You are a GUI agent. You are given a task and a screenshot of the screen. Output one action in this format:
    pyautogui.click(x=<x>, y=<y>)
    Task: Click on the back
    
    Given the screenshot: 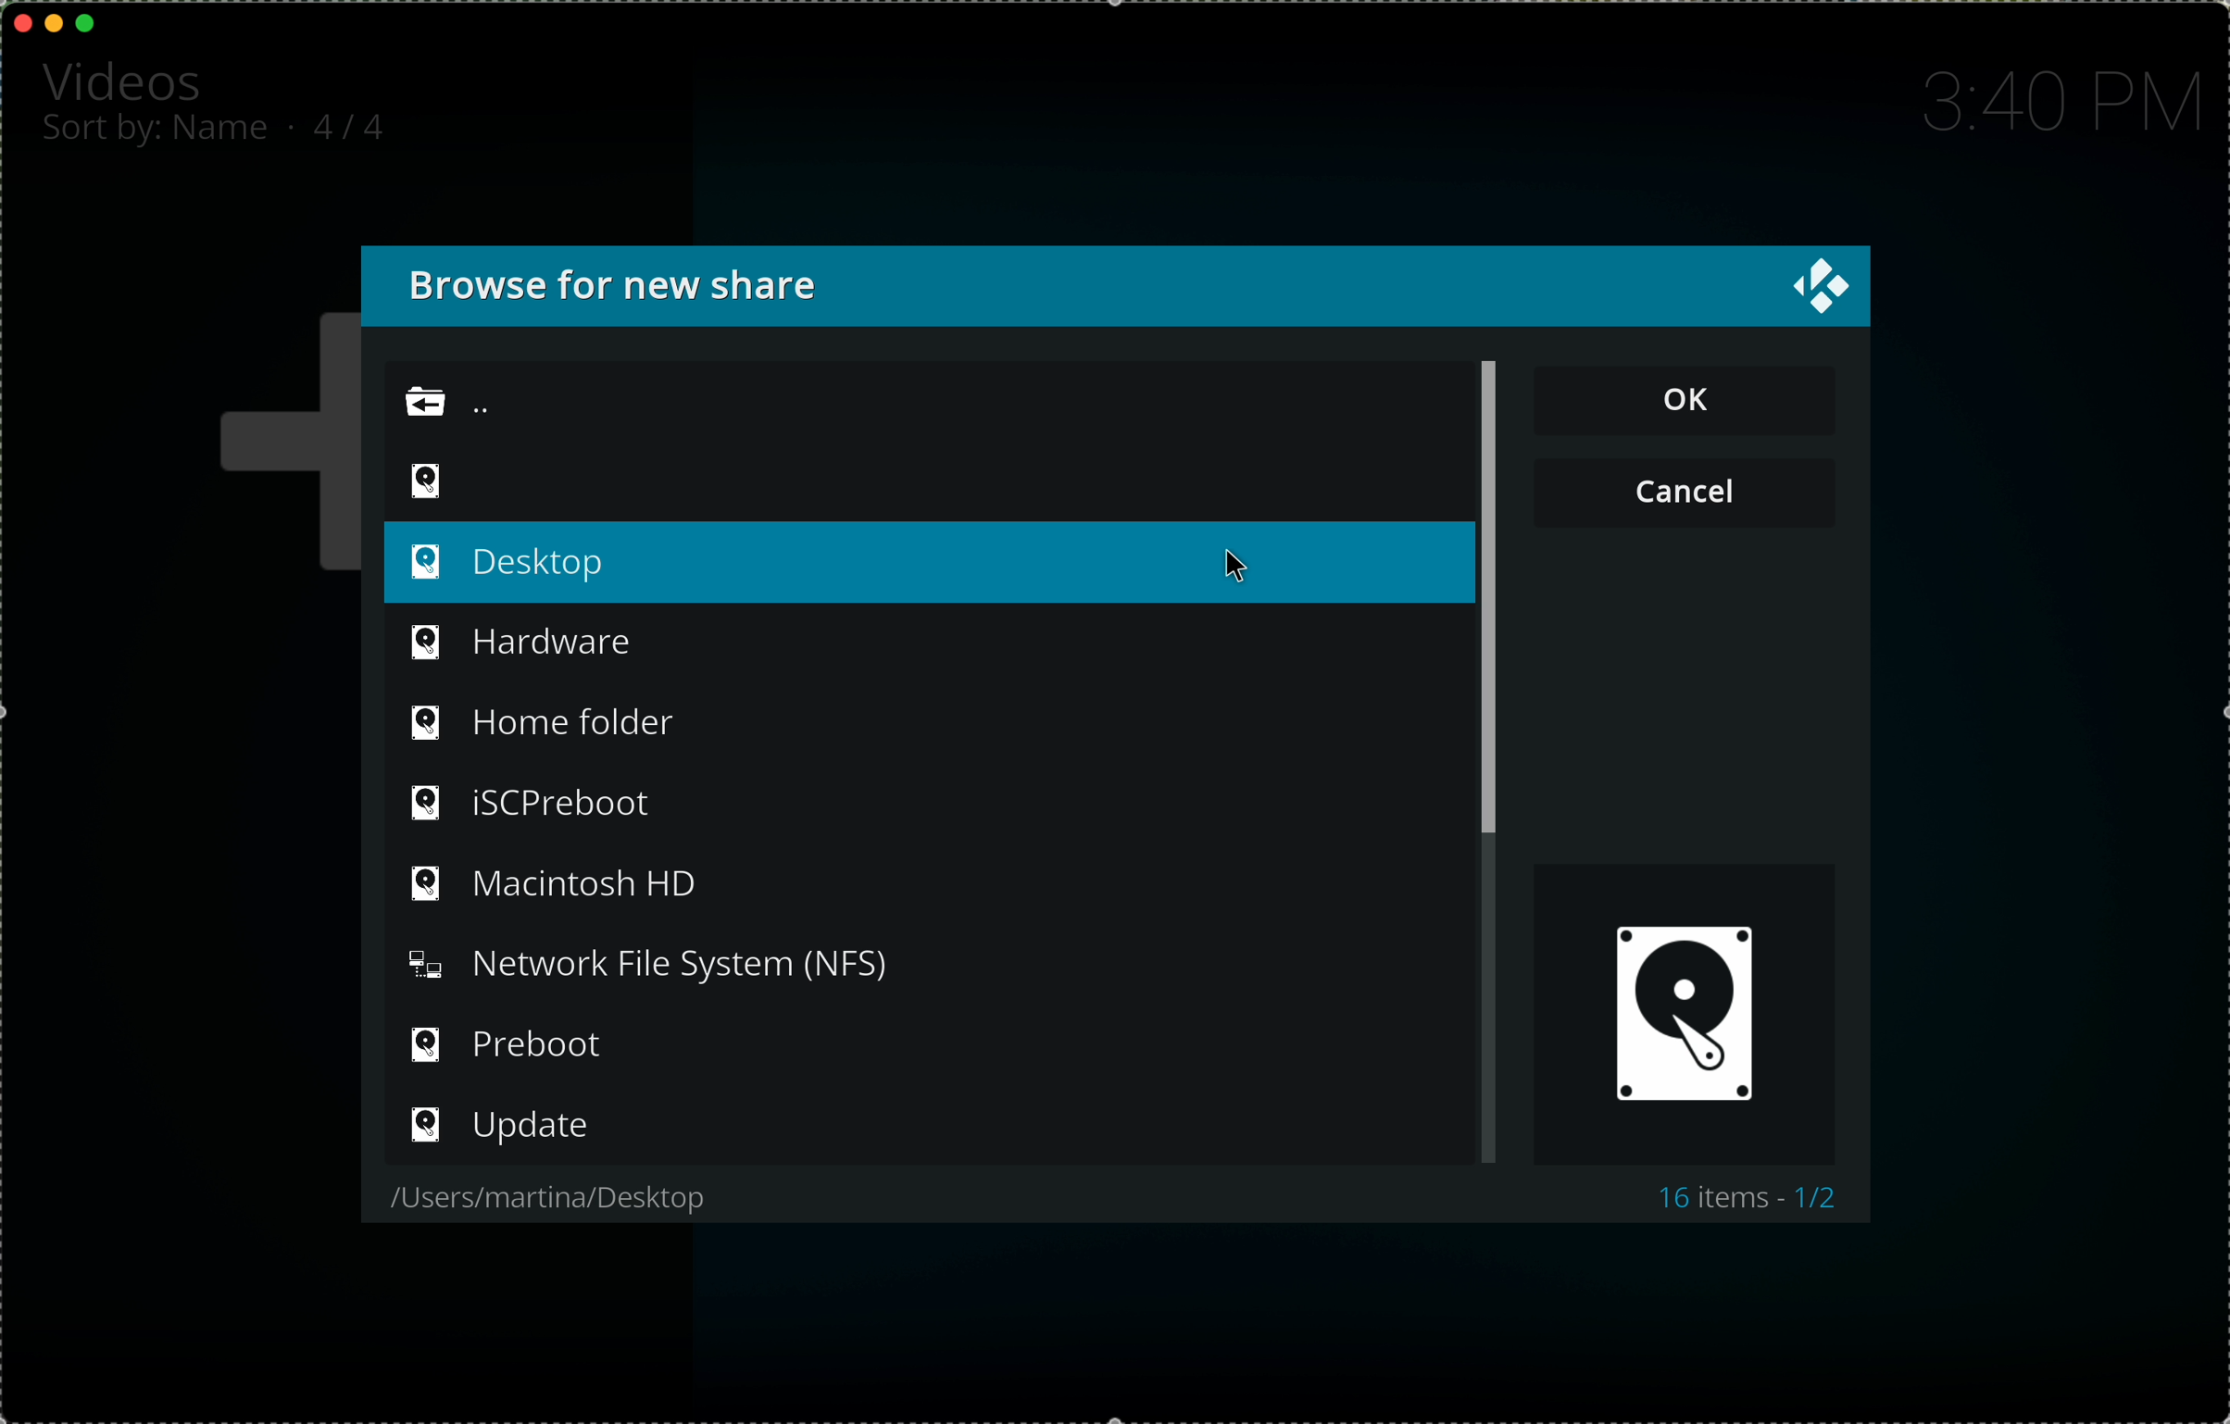 What is the action you would take?
    pyautogui.click(x=447, y=402)
    